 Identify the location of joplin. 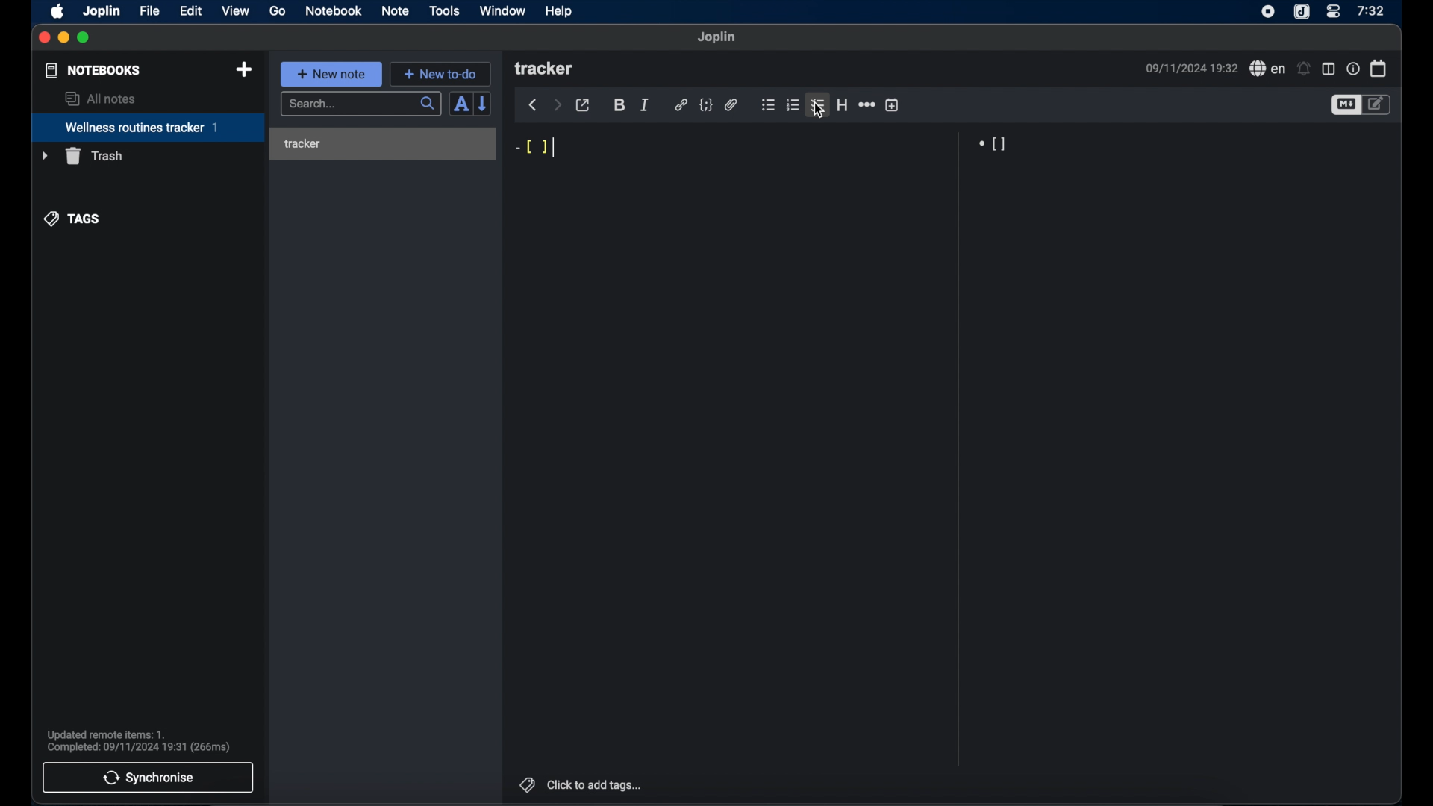
(102, 12).